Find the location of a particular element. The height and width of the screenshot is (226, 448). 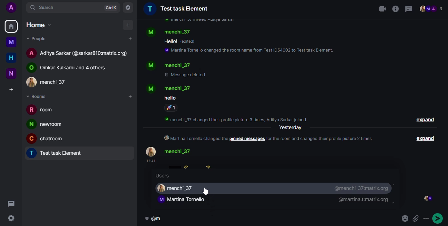

contact is located at coordinates (170, 88).